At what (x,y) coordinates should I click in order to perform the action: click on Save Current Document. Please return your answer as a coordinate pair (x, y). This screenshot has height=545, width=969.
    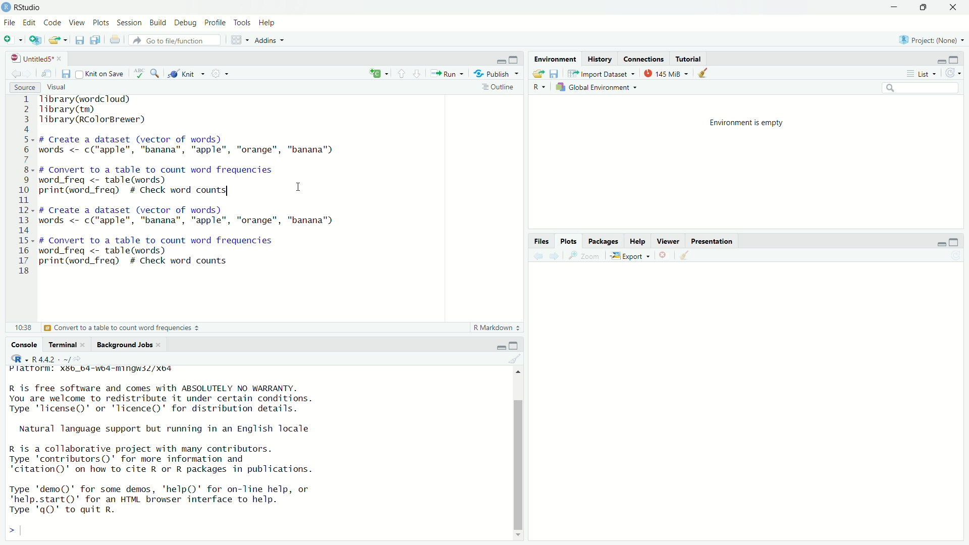
    Looking at the image, I should click on (79, 40).